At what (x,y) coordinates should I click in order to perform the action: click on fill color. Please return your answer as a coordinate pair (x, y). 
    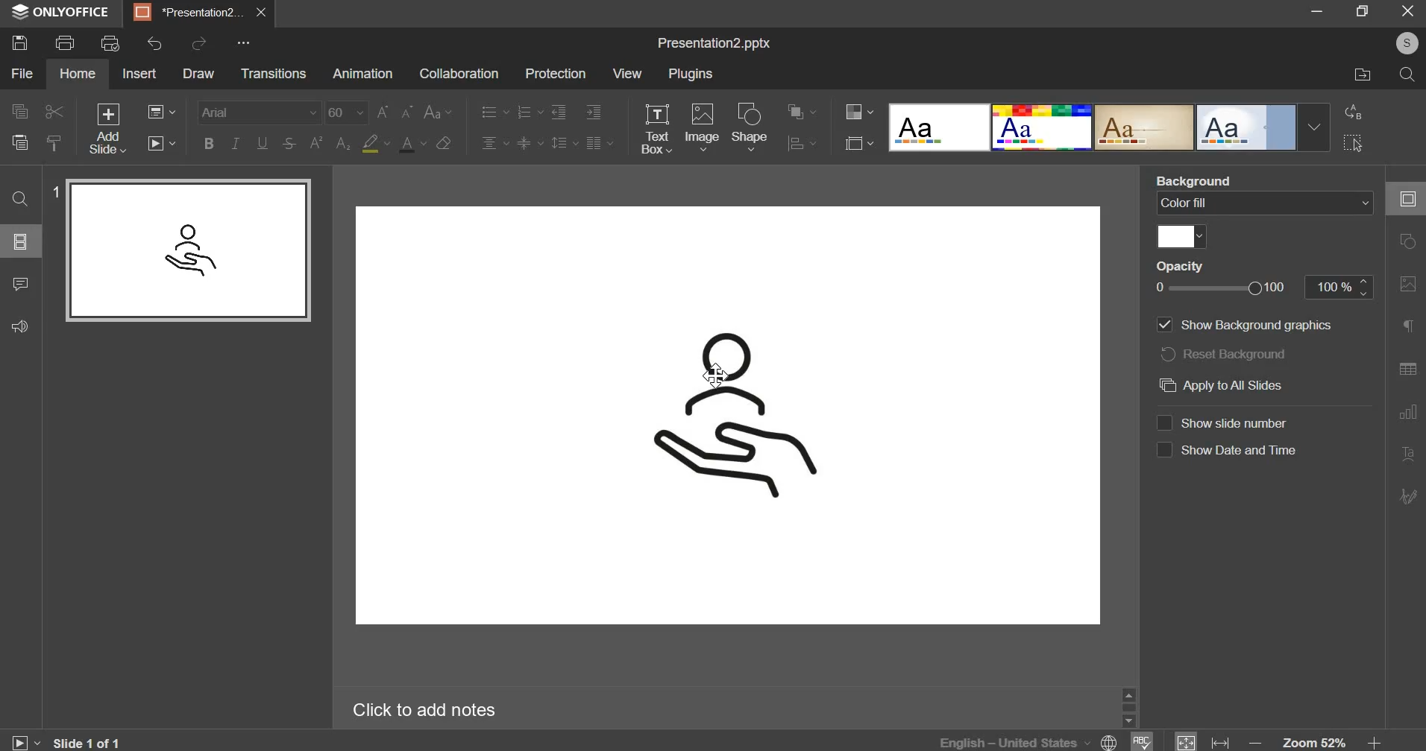
    Looking at the image, I should click on (374, 144).